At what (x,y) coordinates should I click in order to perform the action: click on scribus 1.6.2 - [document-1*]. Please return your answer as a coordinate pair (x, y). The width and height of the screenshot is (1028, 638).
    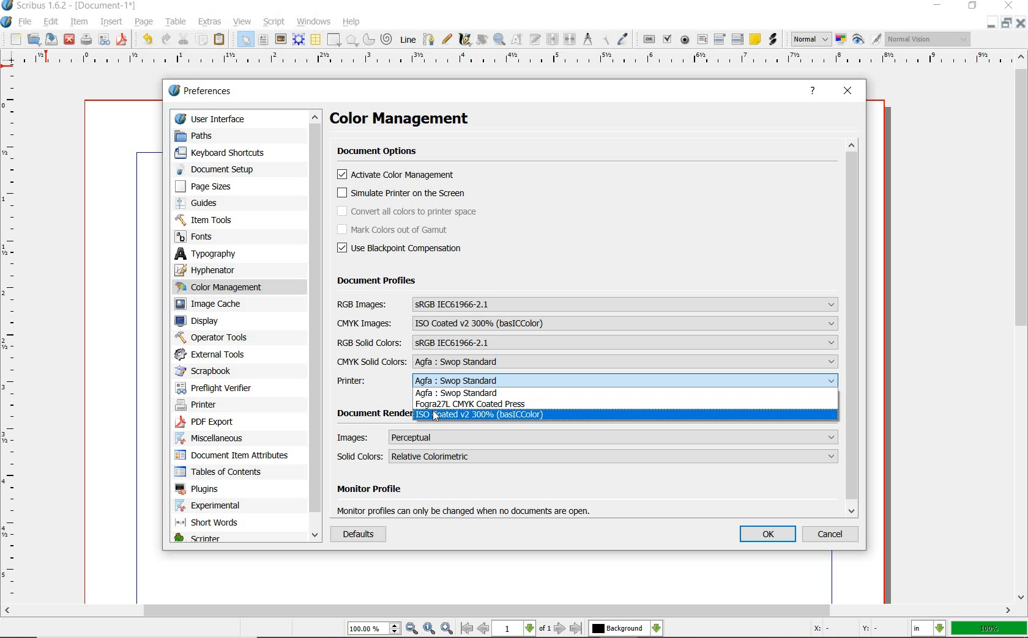
    Looking at the image, I should click on (71, 6).